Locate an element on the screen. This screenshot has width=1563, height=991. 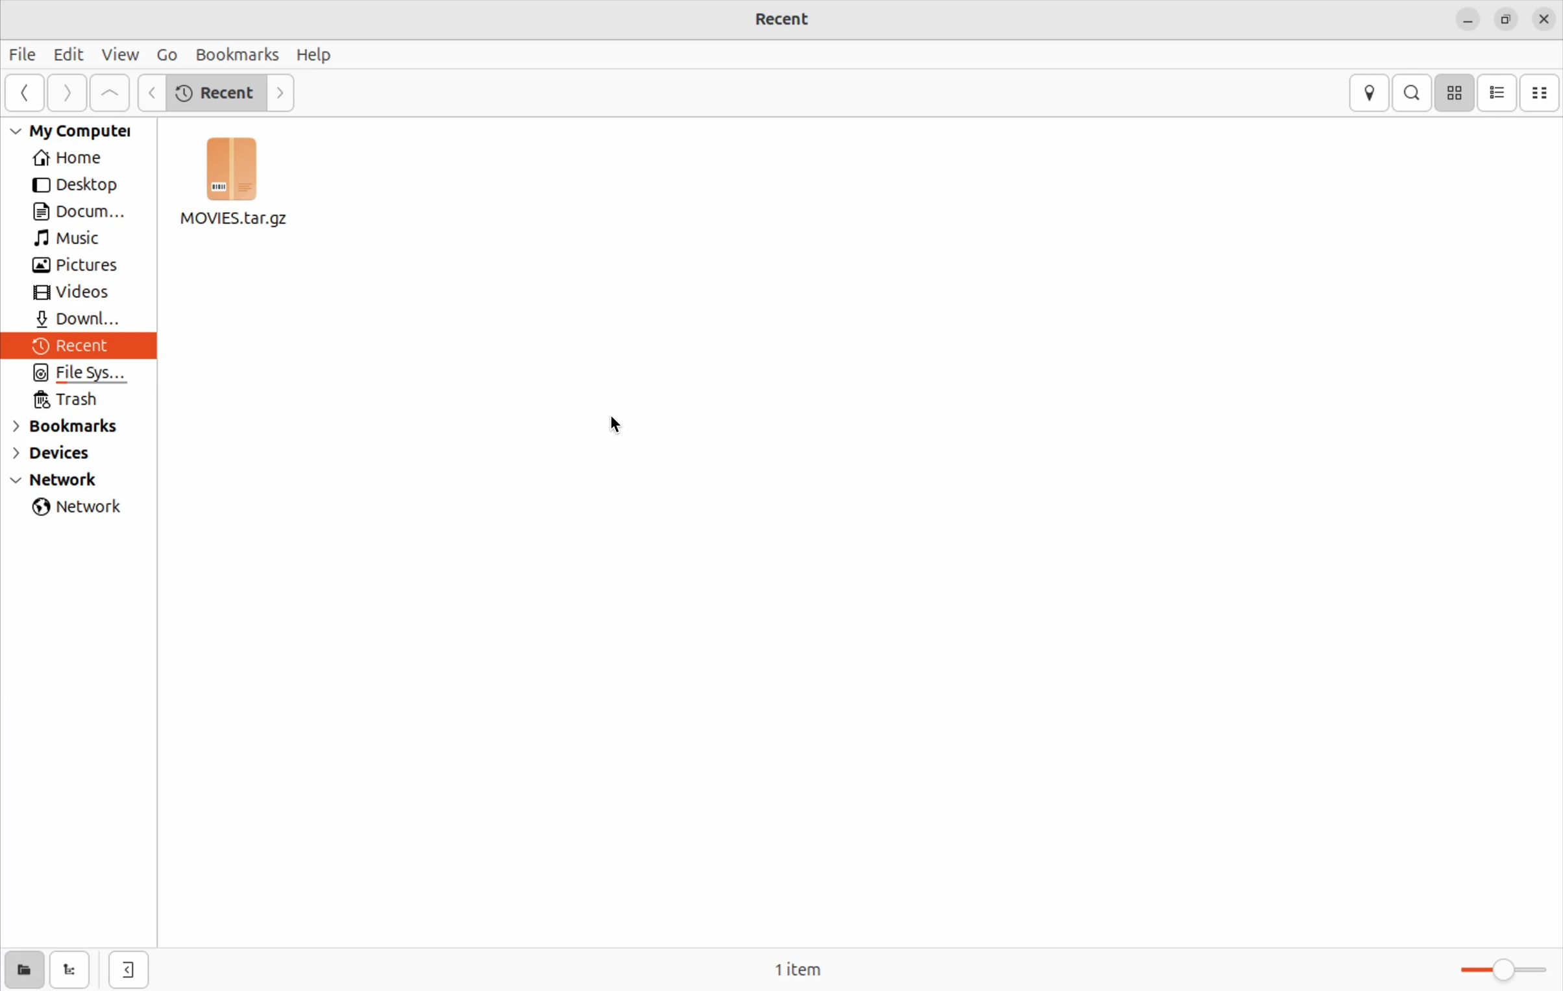
location is located at coordinates (1369, 93).